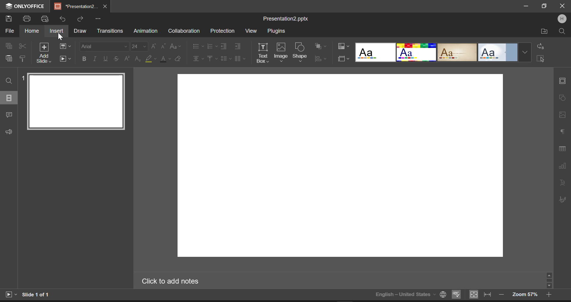 This screenshot has width=571, height=302. Describe the element at coordinates (9, 59) in the screenshot. I see `Paste` at that location.